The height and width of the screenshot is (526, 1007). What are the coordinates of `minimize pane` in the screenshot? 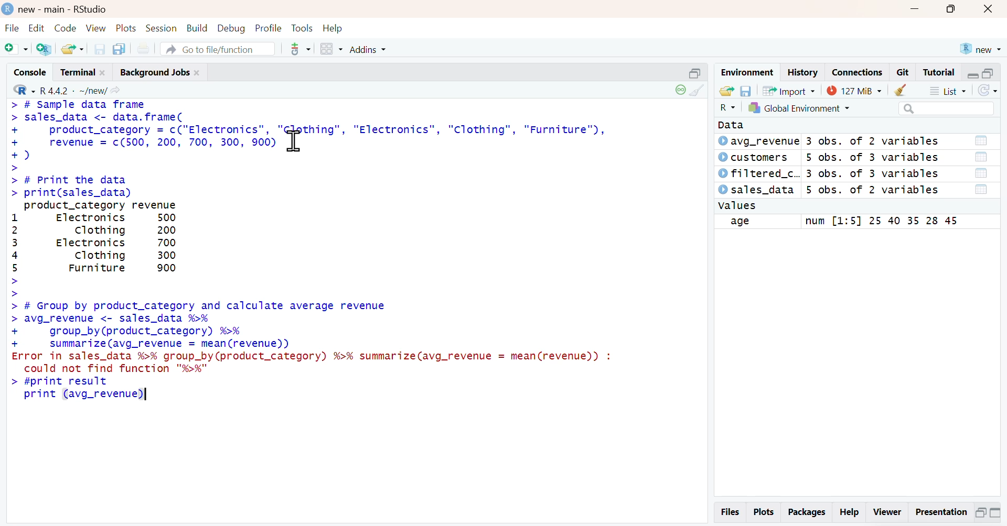 It's located at (973, 74).